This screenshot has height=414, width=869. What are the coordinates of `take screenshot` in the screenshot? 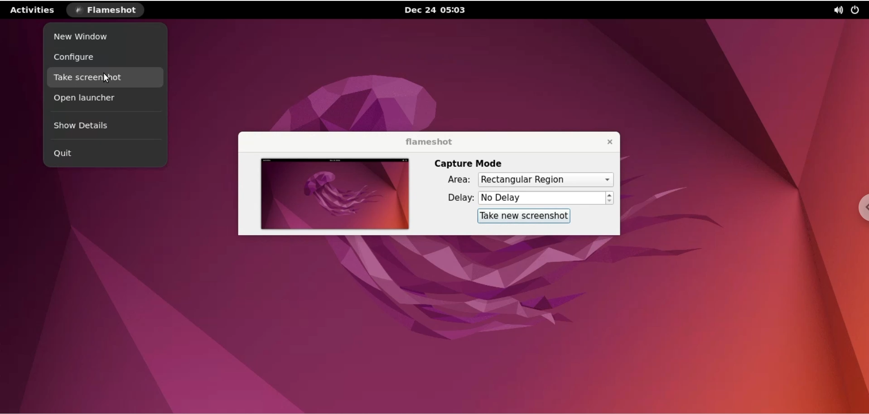 It's located at (107, 78).